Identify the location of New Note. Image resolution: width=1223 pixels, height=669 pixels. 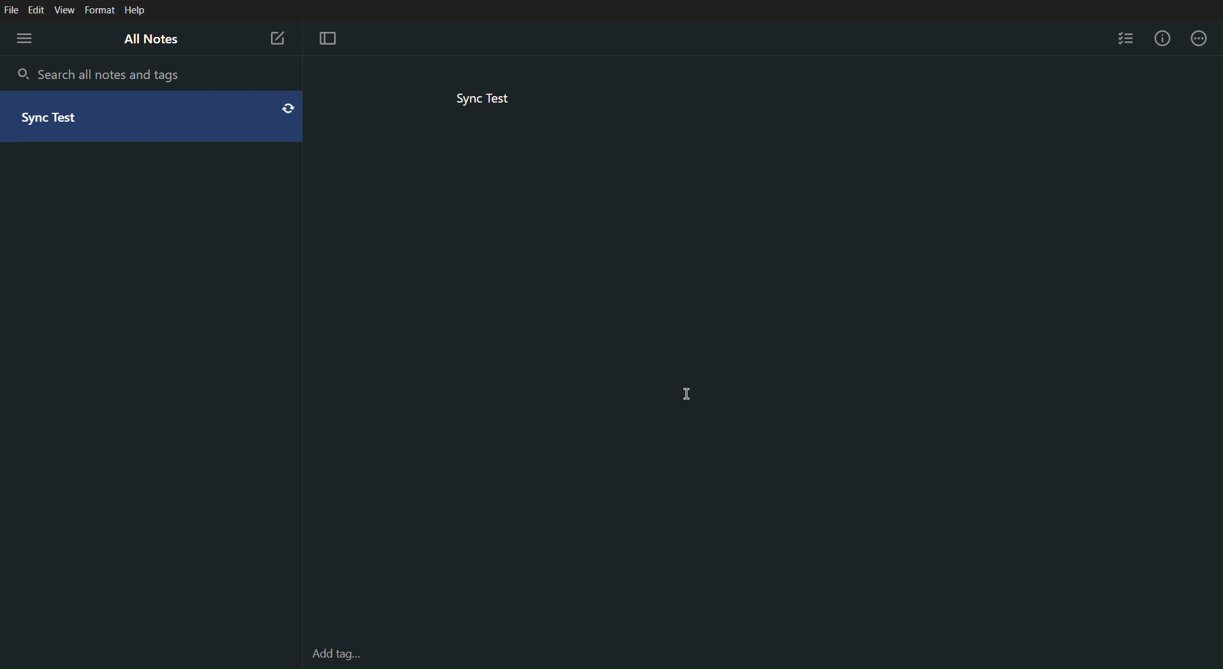
(277, 38).